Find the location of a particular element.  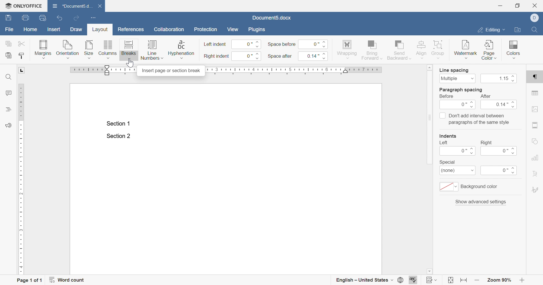

zoom in is located at coordinates (477, 280).